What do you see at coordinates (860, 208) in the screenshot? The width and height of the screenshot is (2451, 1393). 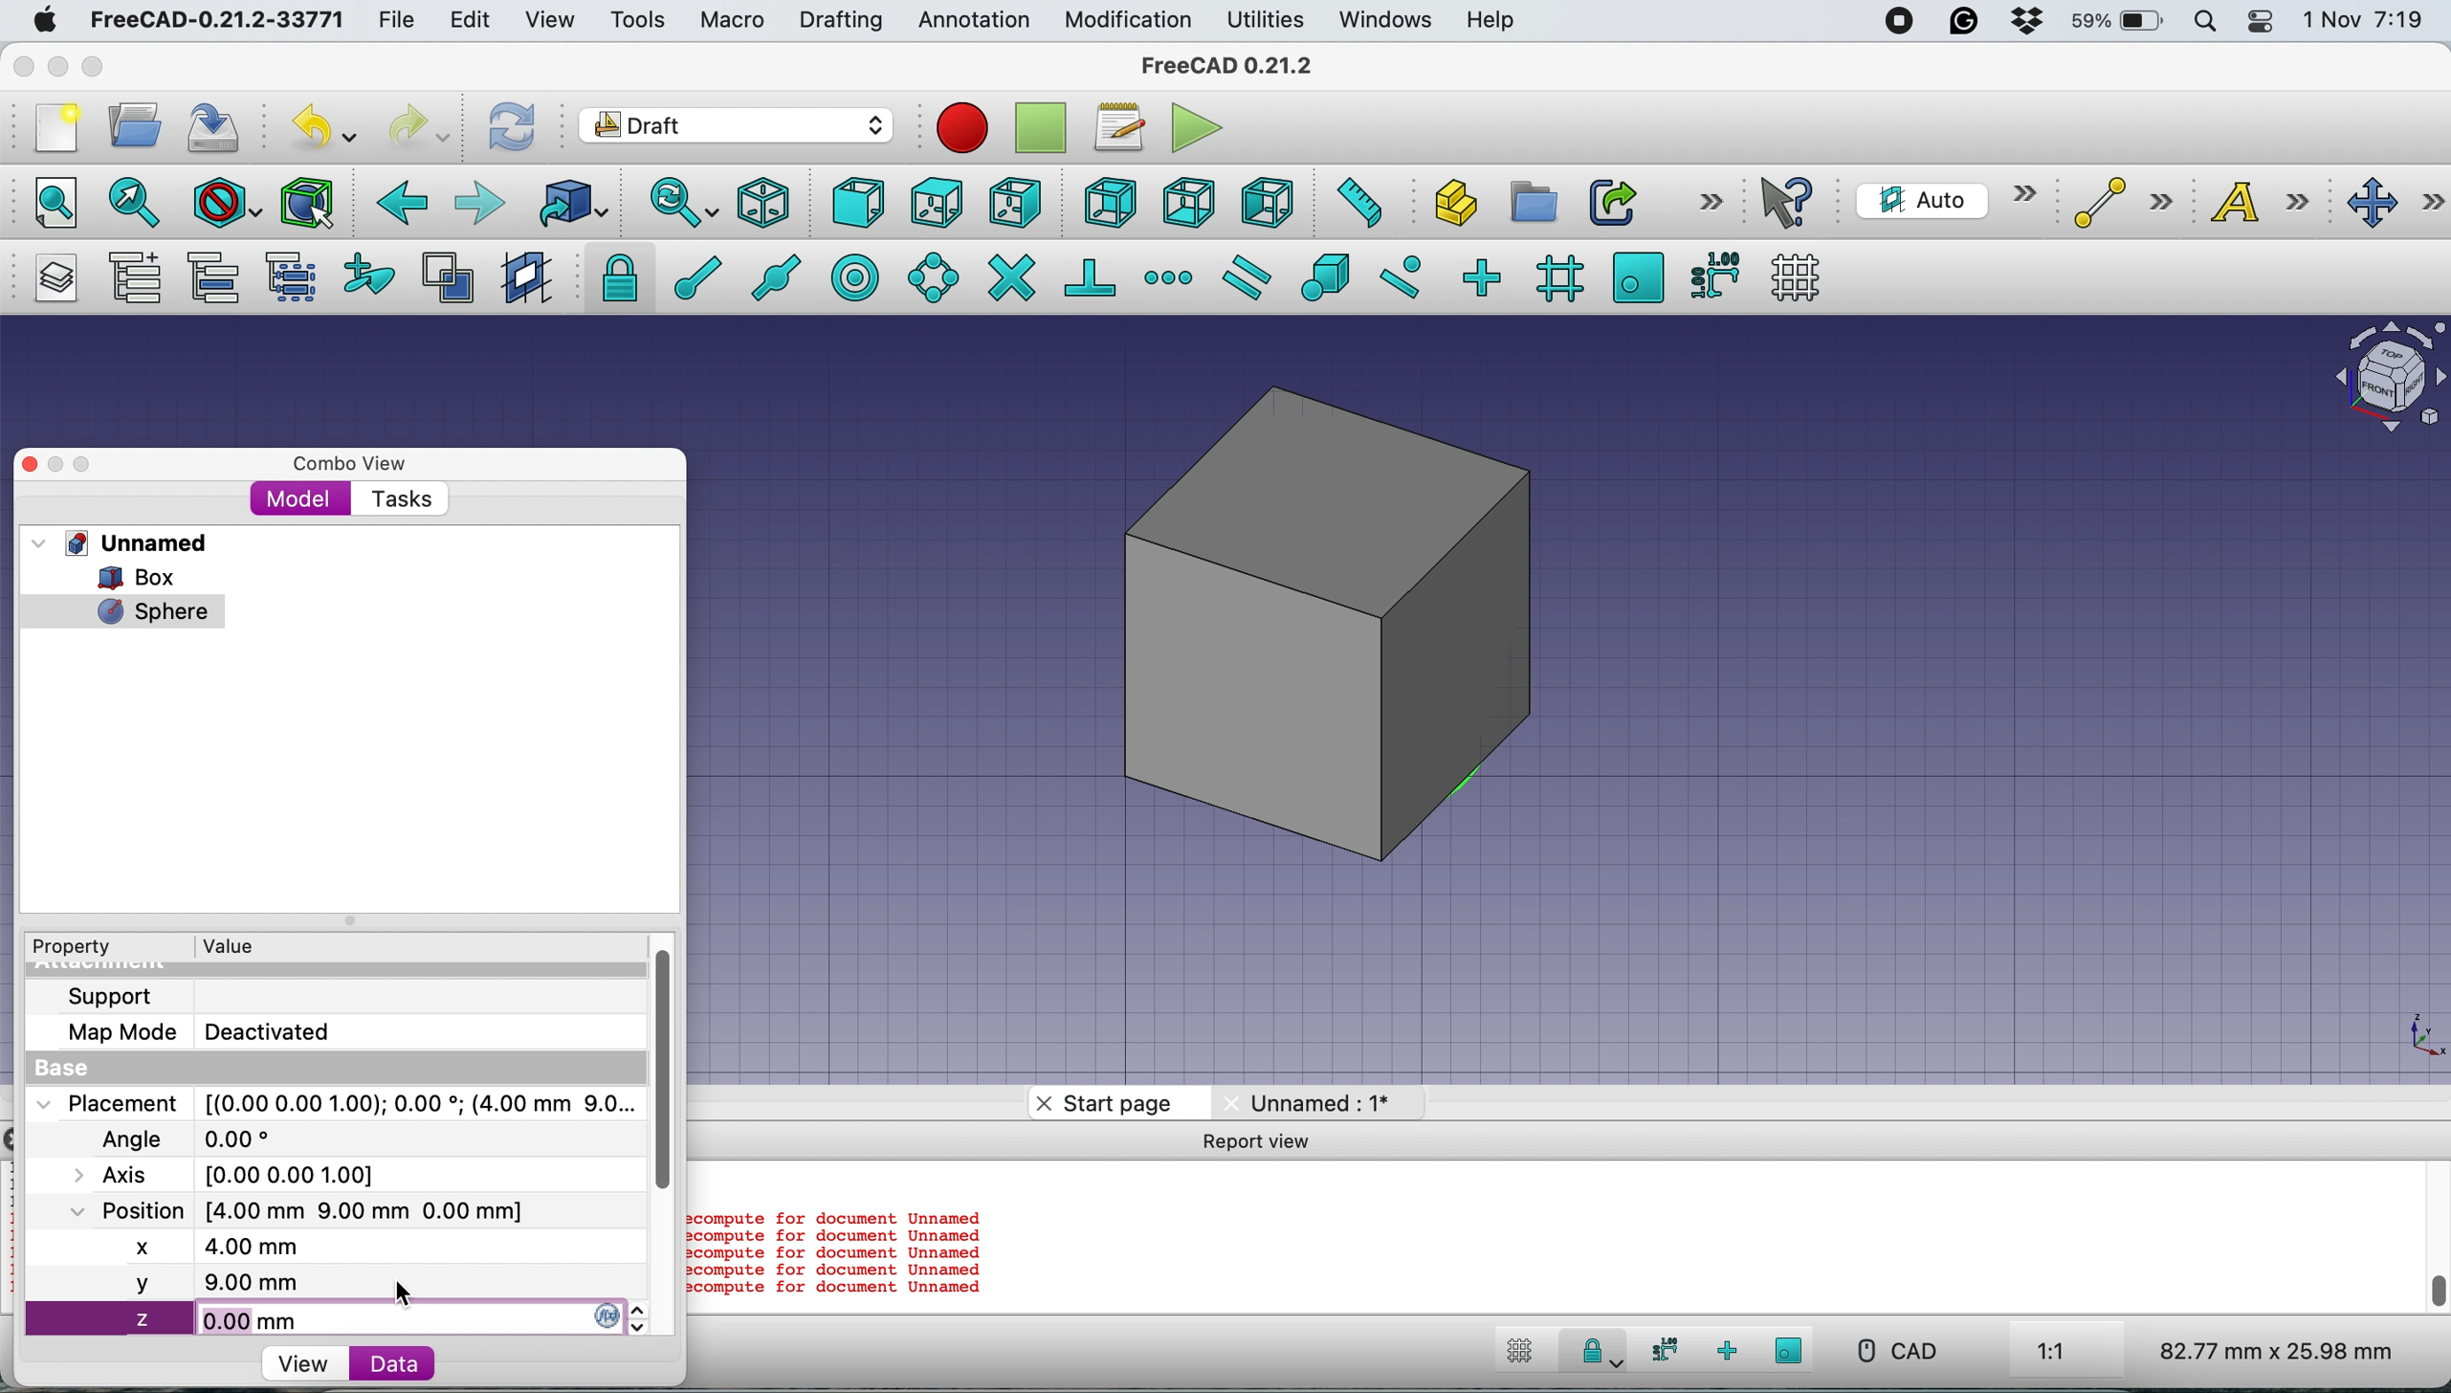 I see `front` at bounding box center [860, 208].